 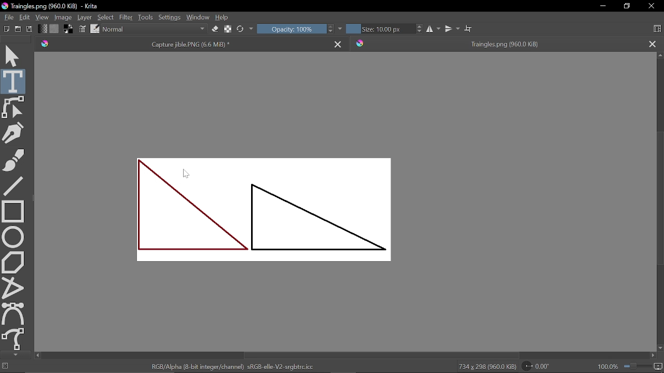 I want to click on Size, so click(x=379, y=28).